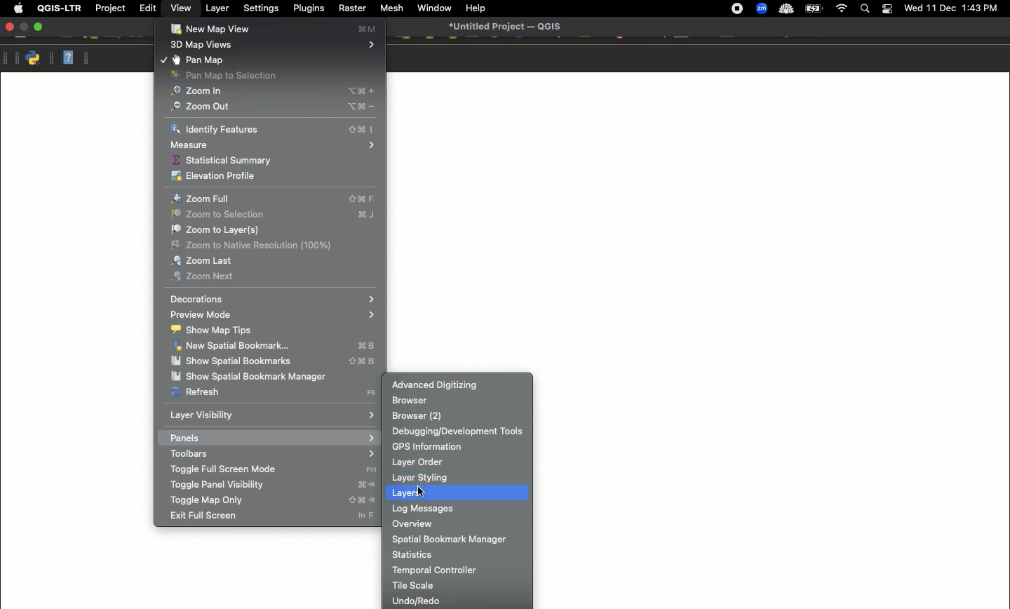 The width and height of the screenshot is (1010, 609). Describe the element at coordinates (457, 584) in the screenshot. I see `Tie scale` at that location.